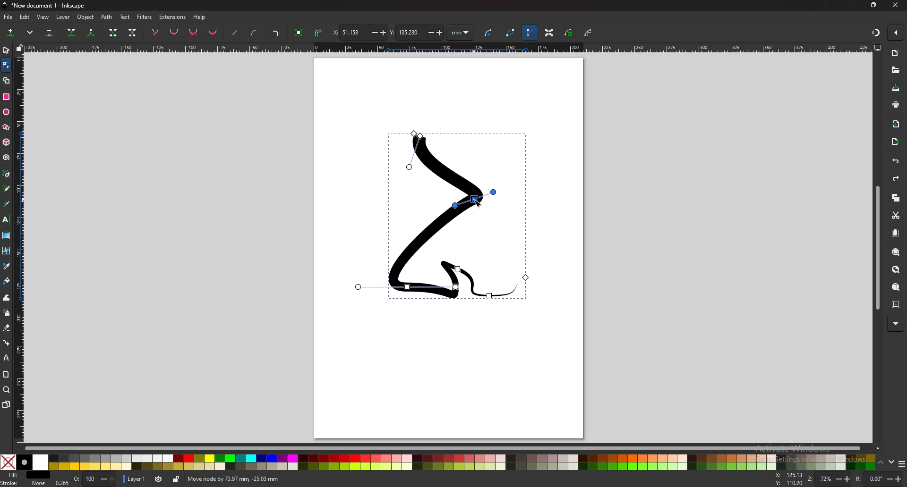 The width and height of the screenshot is (907, 487). Describe the element at coordinates (901, 465) in the screenshot. I see `options` at that location.